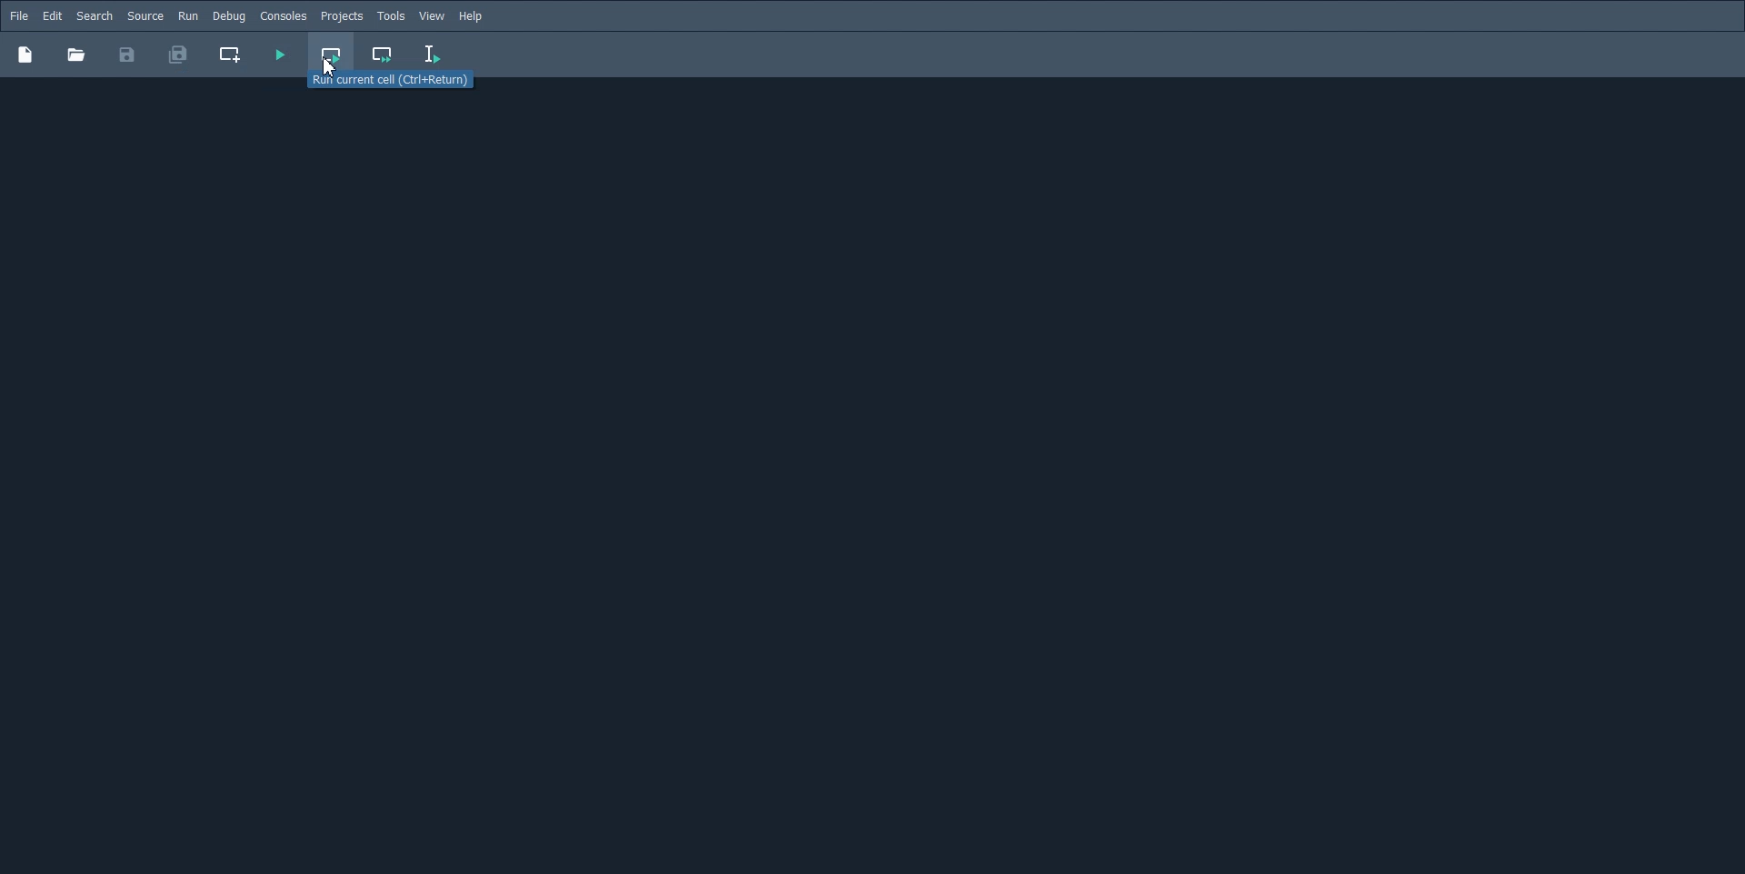 This screenshot has width=1745, height=874. Describe the element at coordinates (188, 15) in the screenshot. I see `Run` at that location.